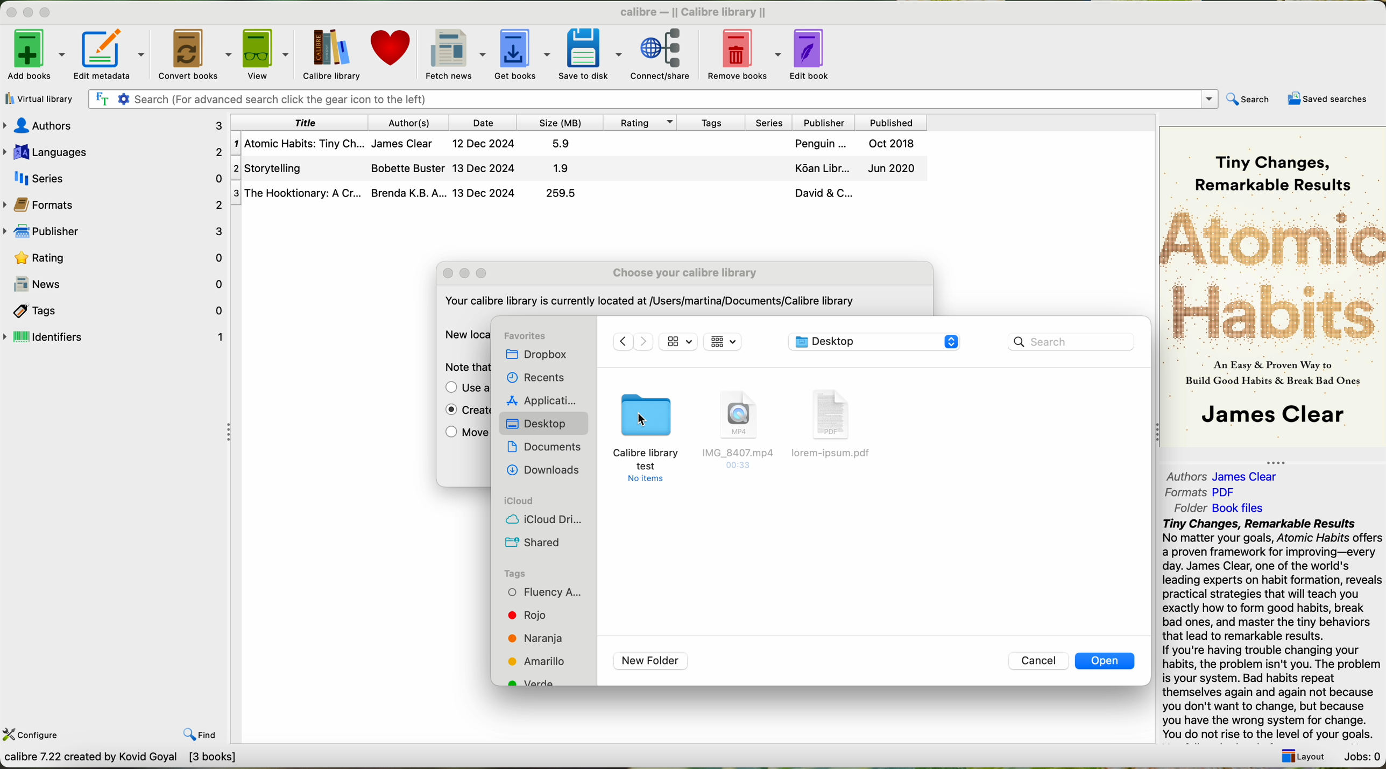 The image size is (1386, 769). What do you see at coordinates (650, 661) in the screenshot?
I see `new folder` at bounding box center [650, 661].